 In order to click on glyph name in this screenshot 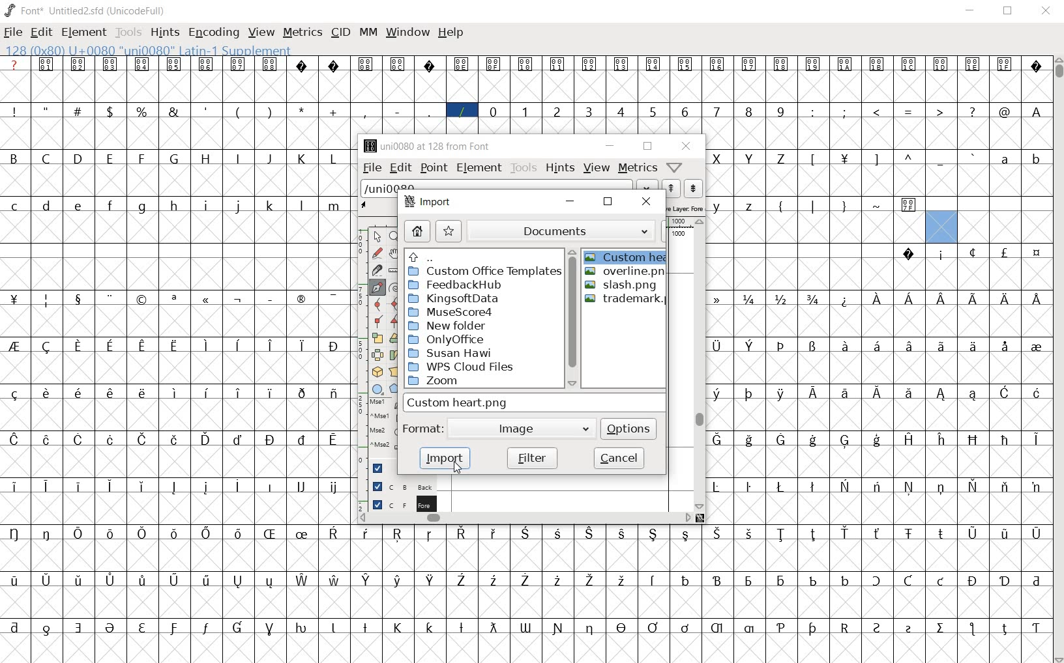, I will do `click(424, 146)`.